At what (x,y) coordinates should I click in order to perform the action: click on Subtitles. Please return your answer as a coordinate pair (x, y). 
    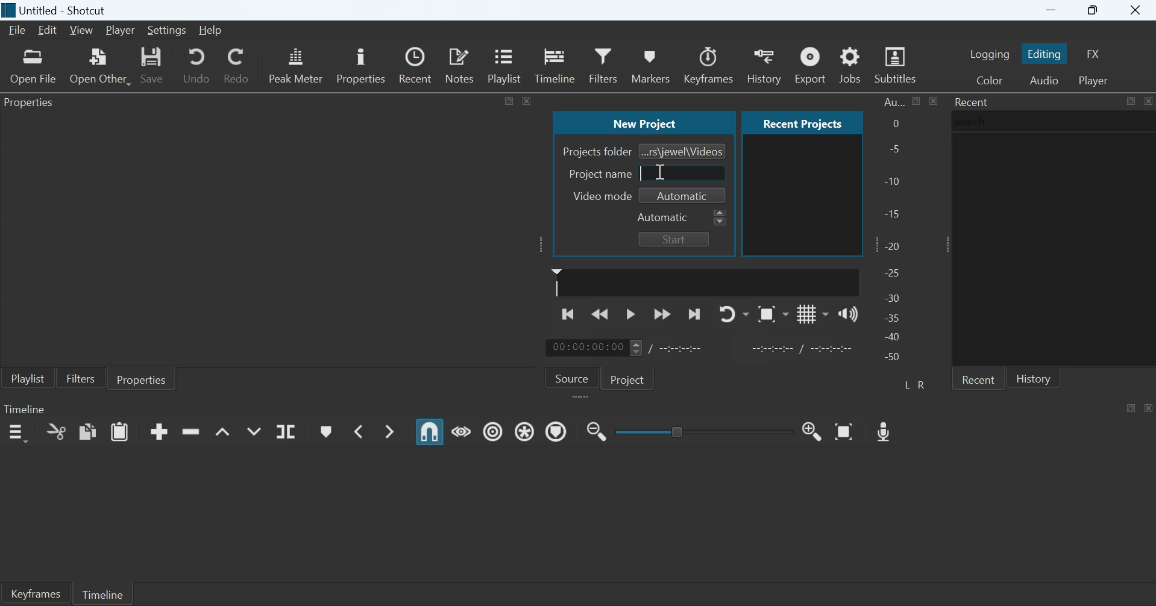
    Looking at the image, I should click on (897, 65).